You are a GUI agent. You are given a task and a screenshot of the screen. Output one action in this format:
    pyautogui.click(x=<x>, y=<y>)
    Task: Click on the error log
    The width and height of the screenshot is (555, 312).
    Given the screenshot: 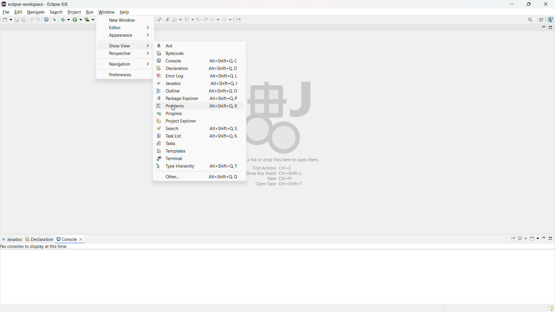 What is the action you would take?
    pyautogui.click(x=199, y=75)
    